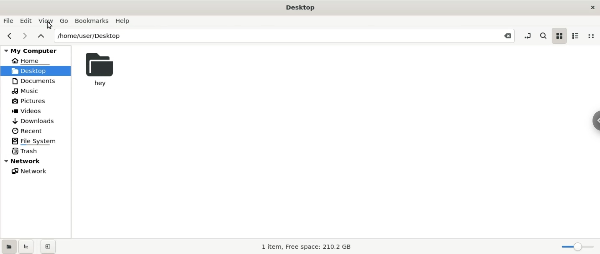  What do you see at coordinates (590, 7) in the screenshot?
I see `close` at bounding box center [590, 7].